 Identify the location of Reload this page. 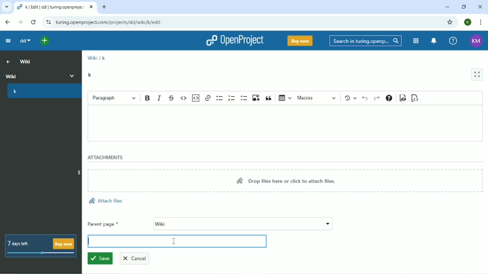
(33, 22).